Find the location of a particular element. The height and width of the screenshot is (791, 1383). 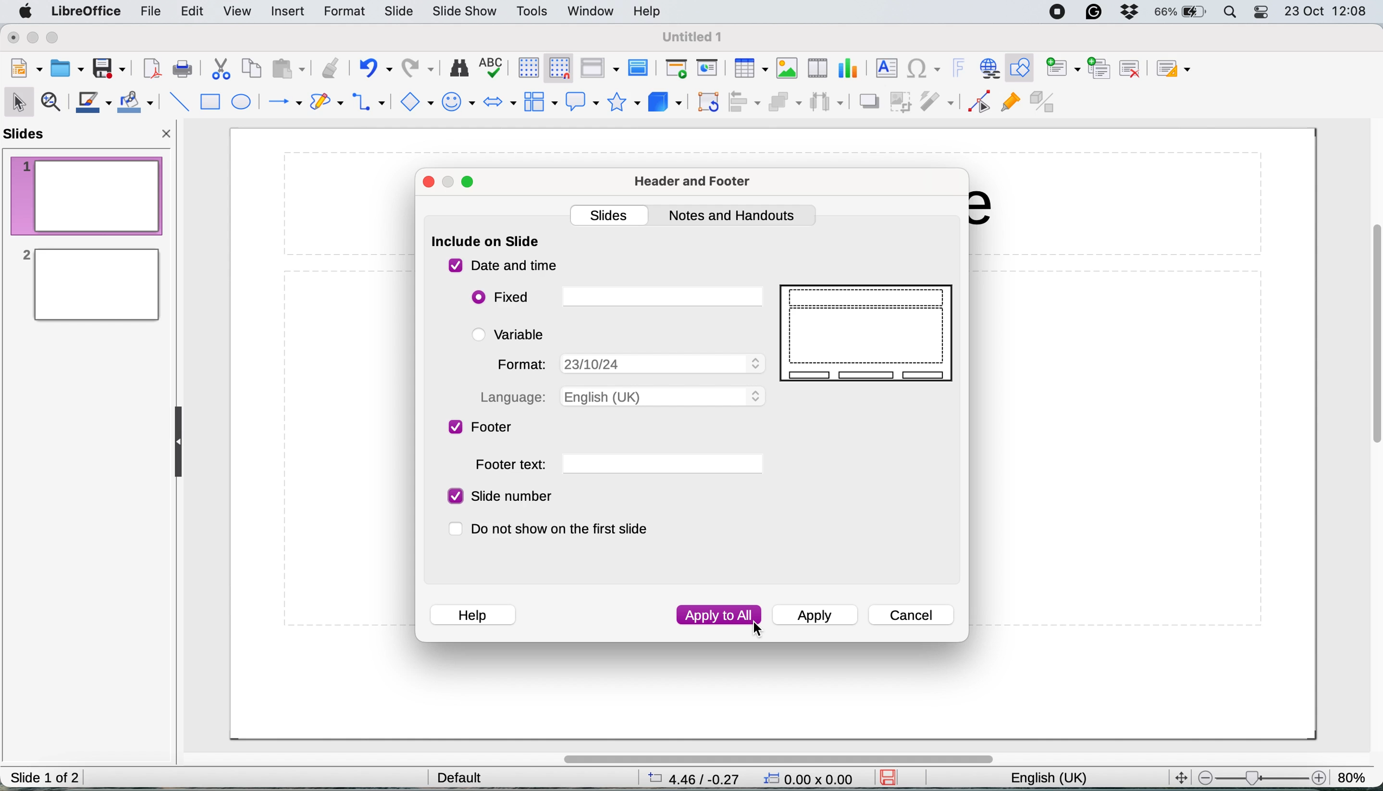

paste is located at coordinates (286, 68).